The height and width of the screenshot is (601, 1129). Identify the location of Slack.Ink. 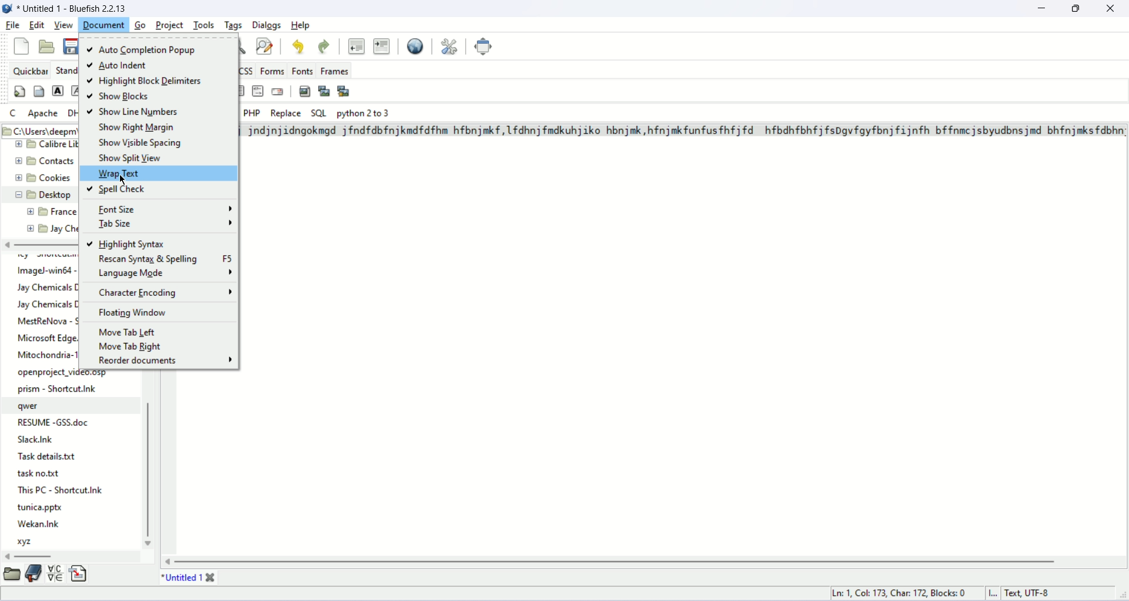
(42, 440).